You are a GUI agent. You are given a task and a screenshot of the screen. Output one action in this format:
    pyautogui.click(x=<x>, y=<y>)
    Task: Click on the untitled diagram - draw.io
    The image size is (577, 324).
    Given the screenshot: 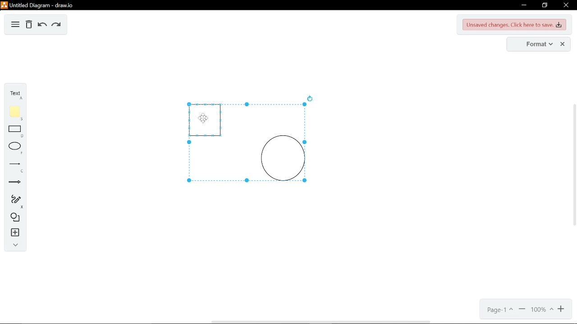 What is the action you would take?
    pyautogui.click(x=38, y=4)
    